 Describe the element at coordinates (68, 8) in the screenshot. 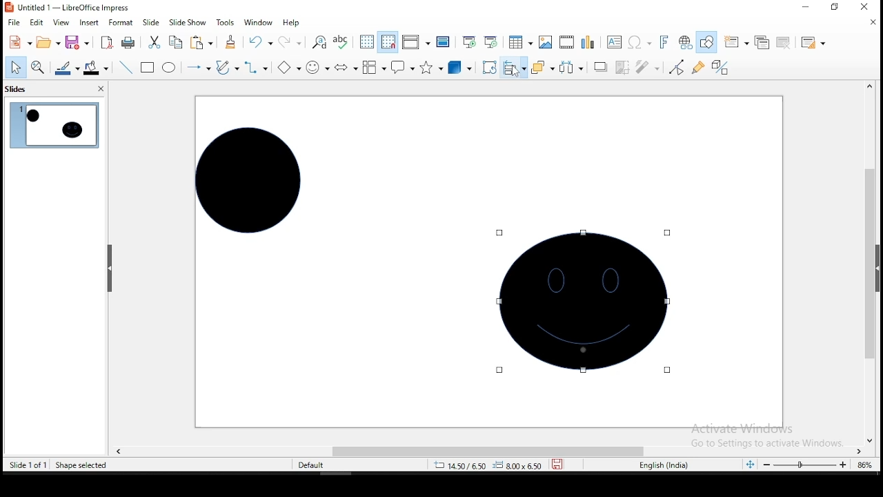

I see `icon and filename` at that location.